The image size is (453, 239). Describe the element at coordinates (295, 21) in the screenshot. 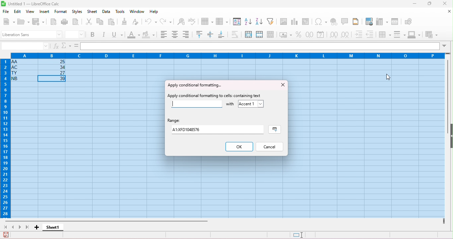

I see `insert chart` at that location.